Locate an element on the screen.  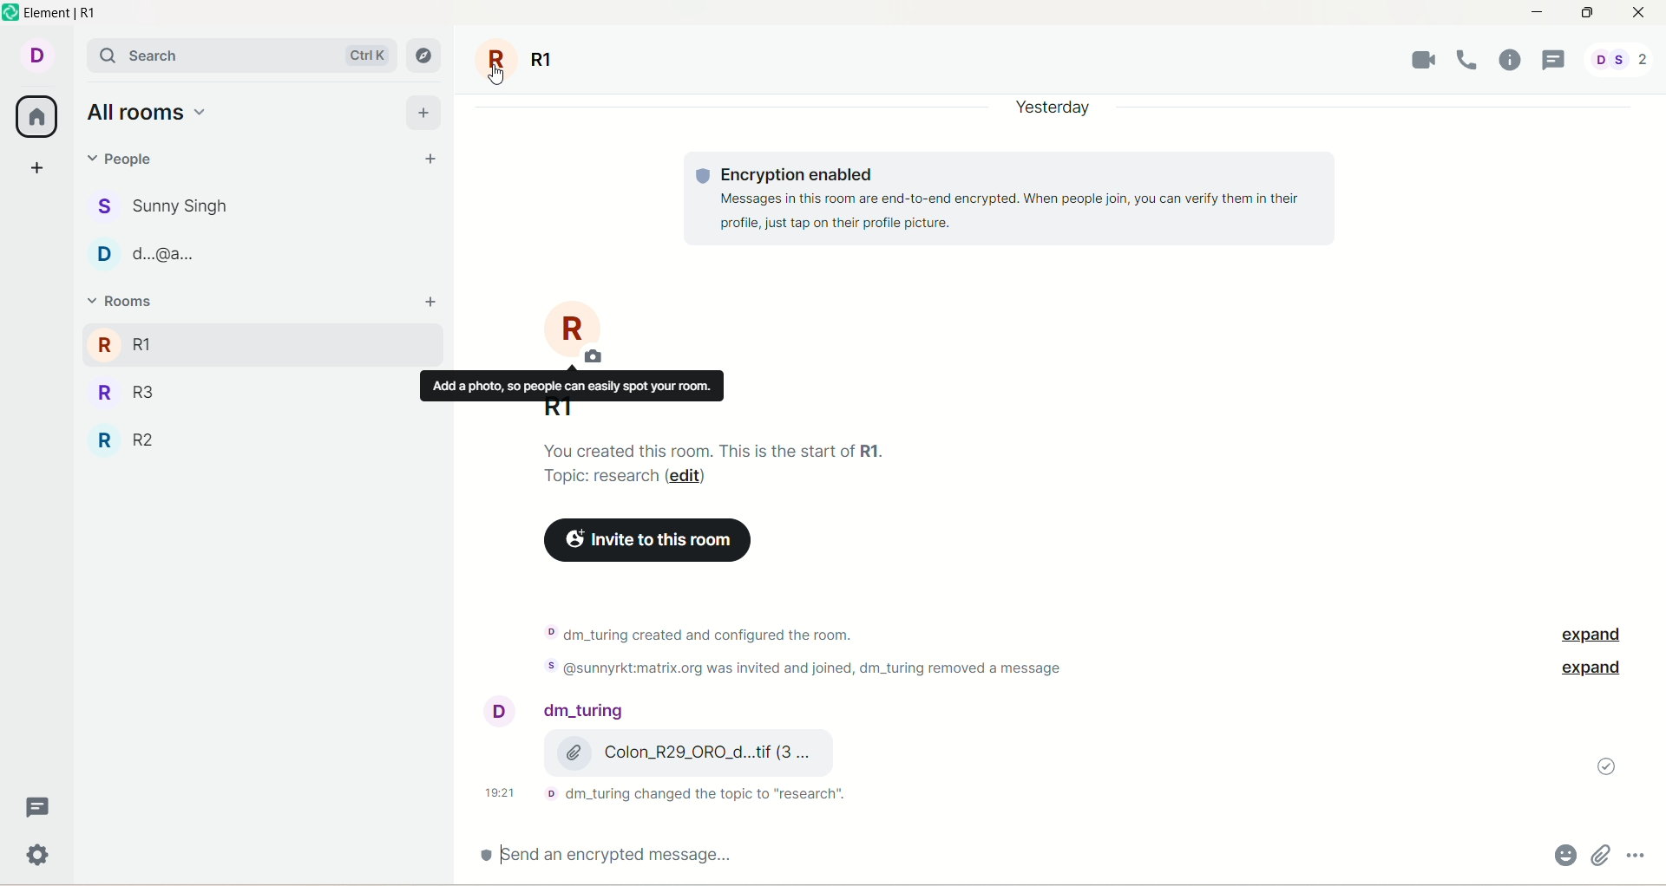
threads is located at coordinates (48, 805).